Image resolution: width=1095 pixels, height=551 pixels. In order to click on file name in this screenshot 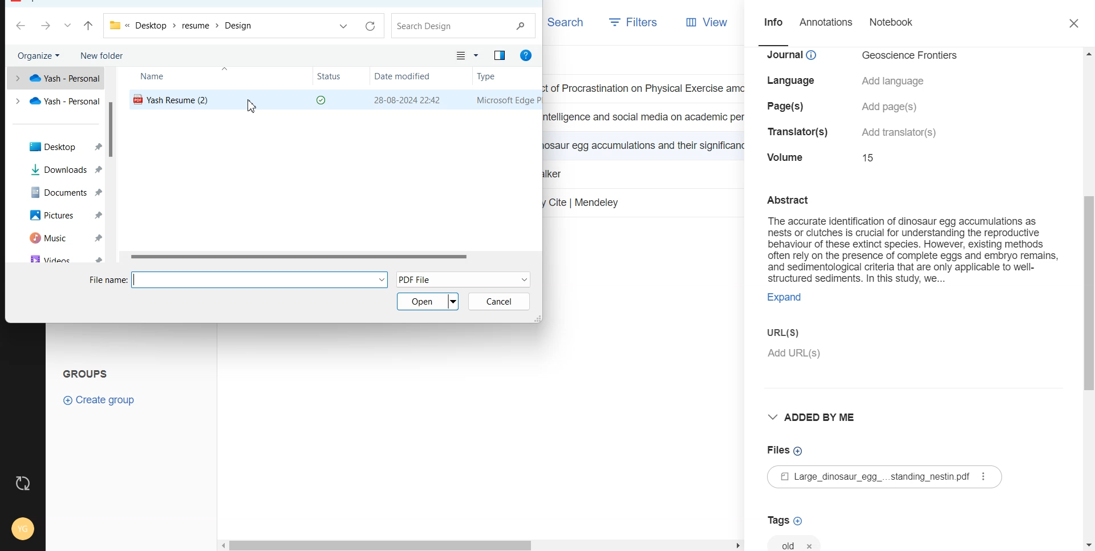, I will do `click(106, 280)`.